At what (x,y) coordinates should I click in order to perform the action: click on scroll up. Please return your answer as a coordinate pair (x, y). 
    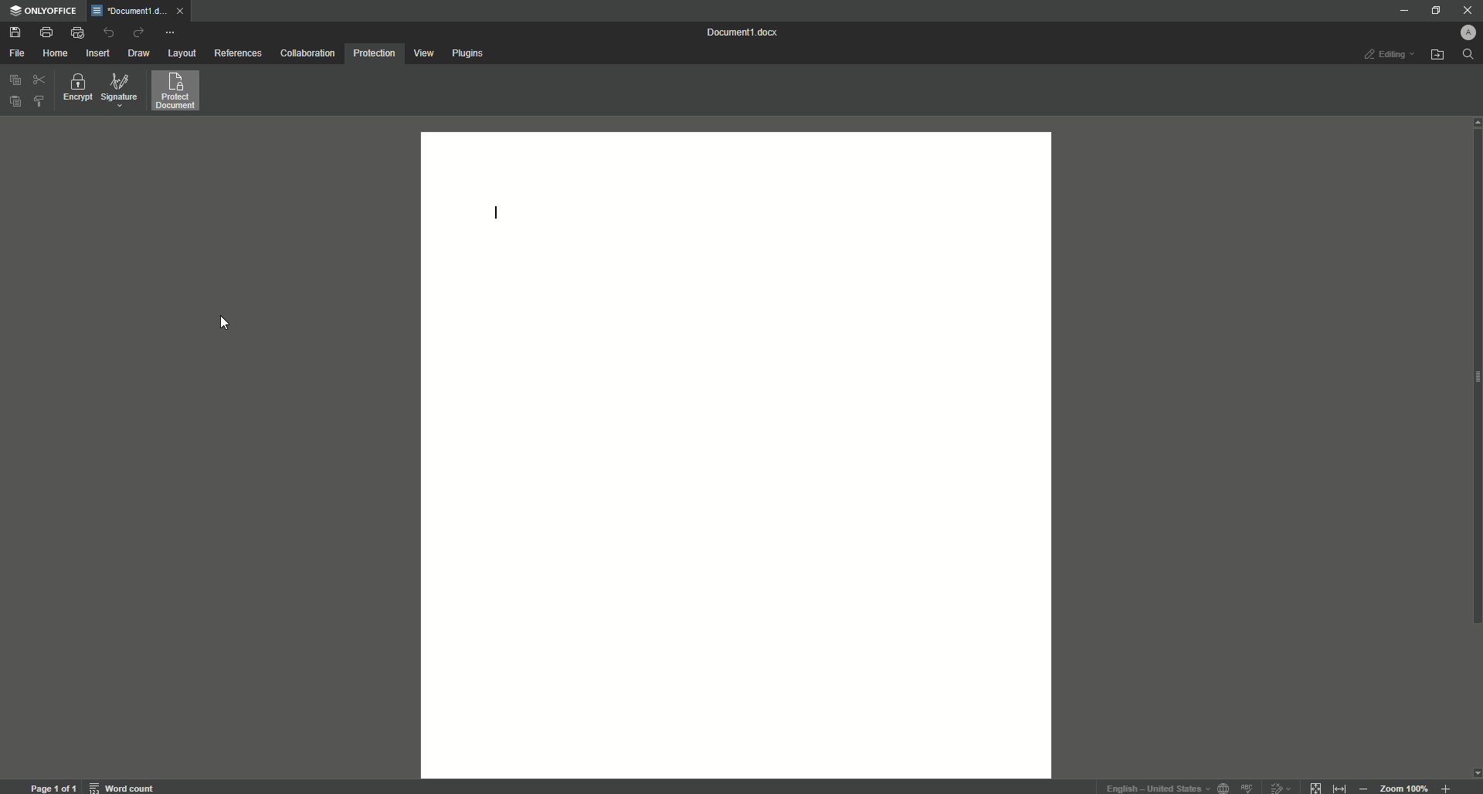
    Looking at the image, I should click on (1474, 123).